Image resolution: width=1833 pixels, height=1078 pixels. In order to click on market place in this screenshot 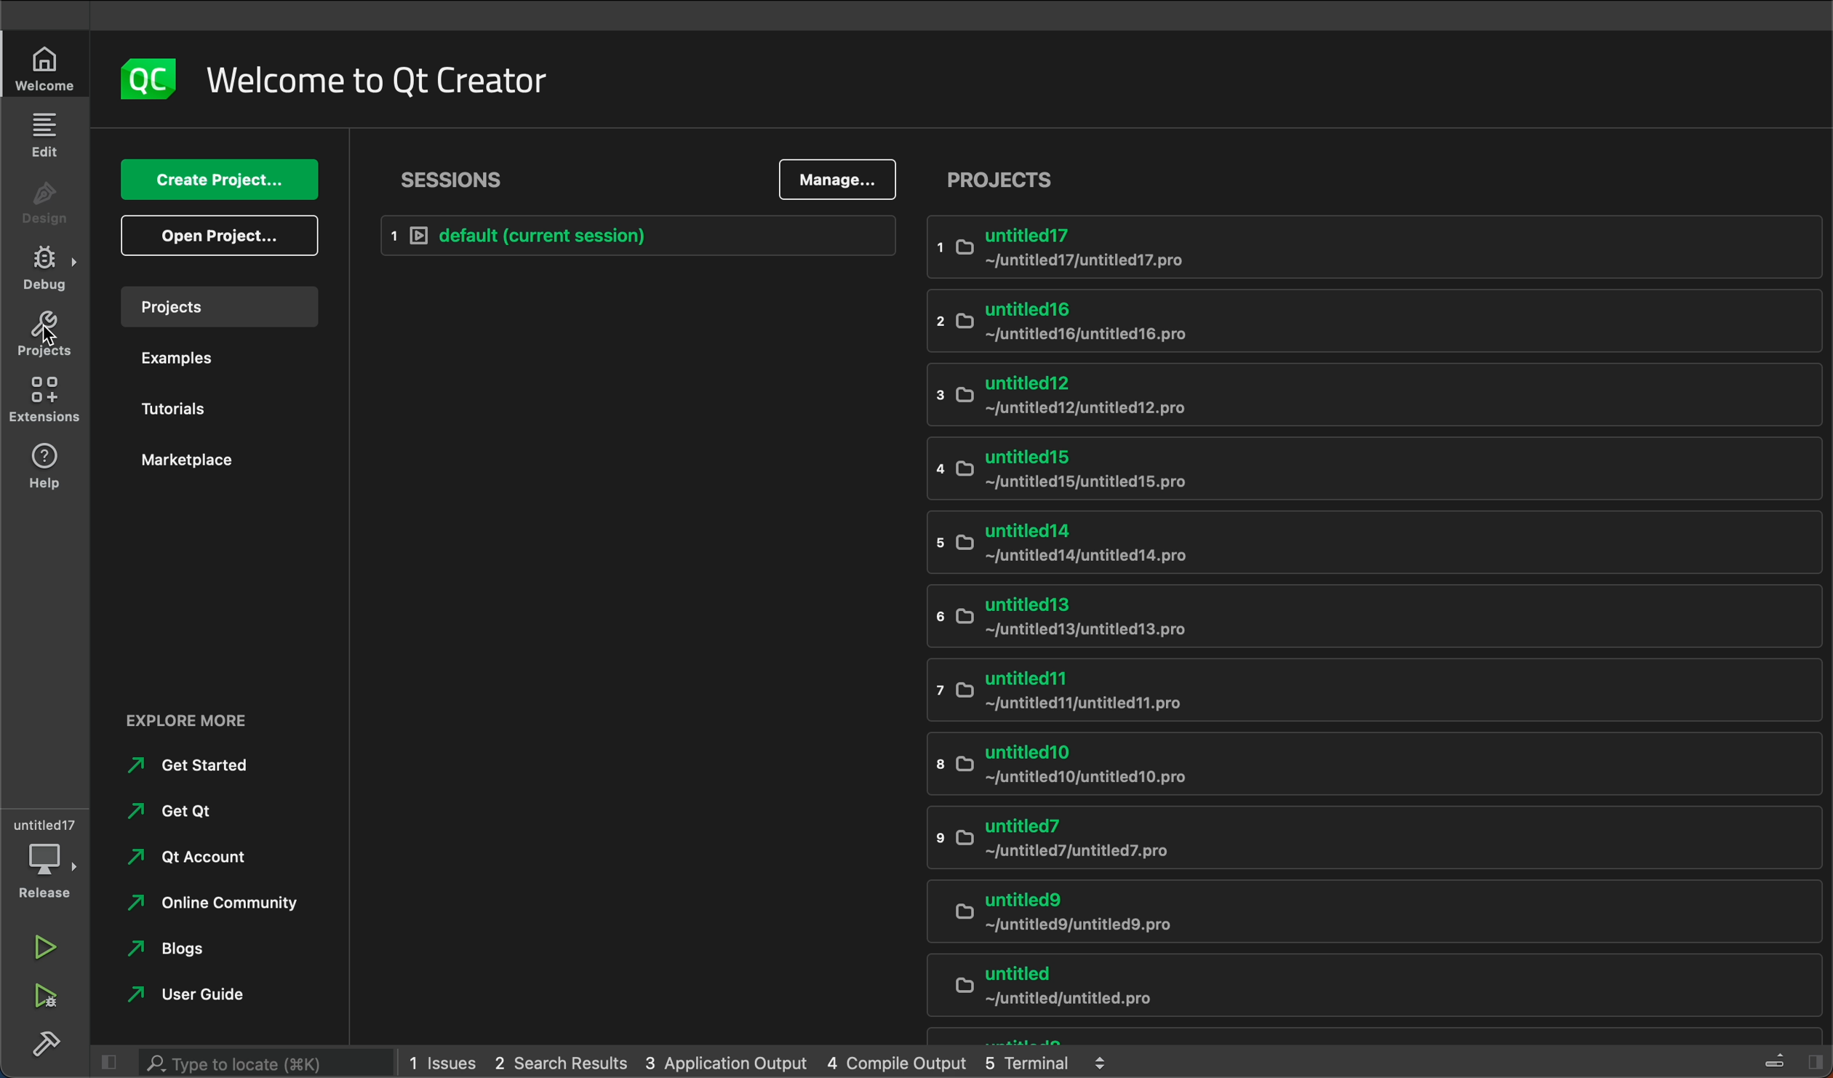, I will do `click(223, 461)`.